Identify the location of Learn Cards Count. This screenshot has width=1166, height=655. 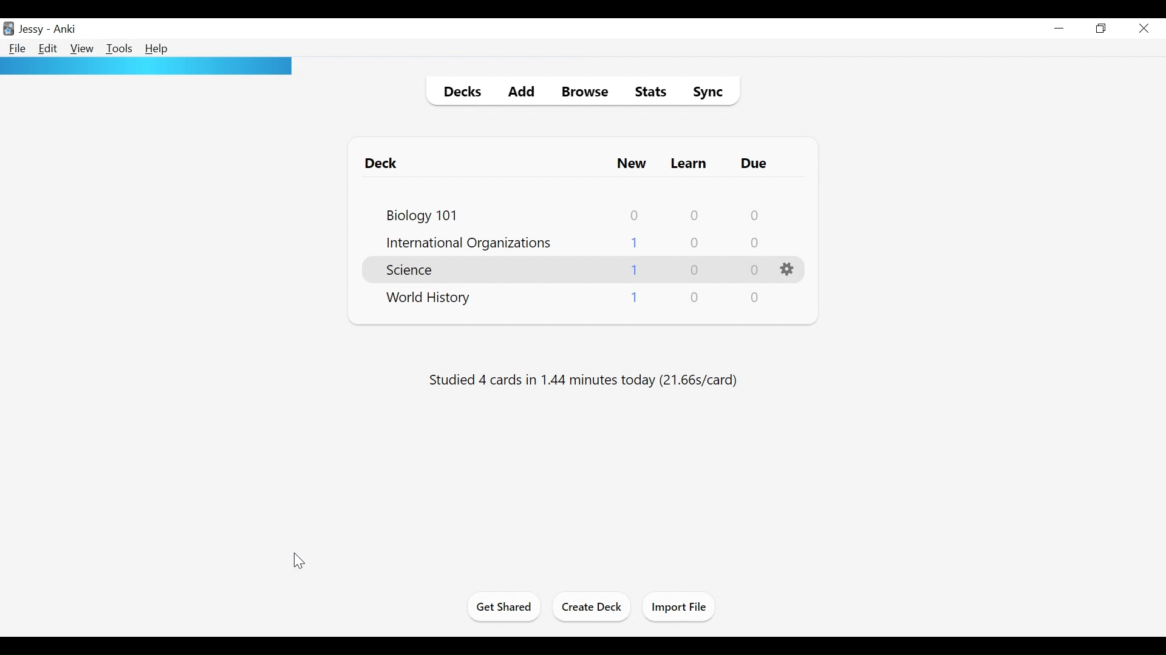
(697, 217).